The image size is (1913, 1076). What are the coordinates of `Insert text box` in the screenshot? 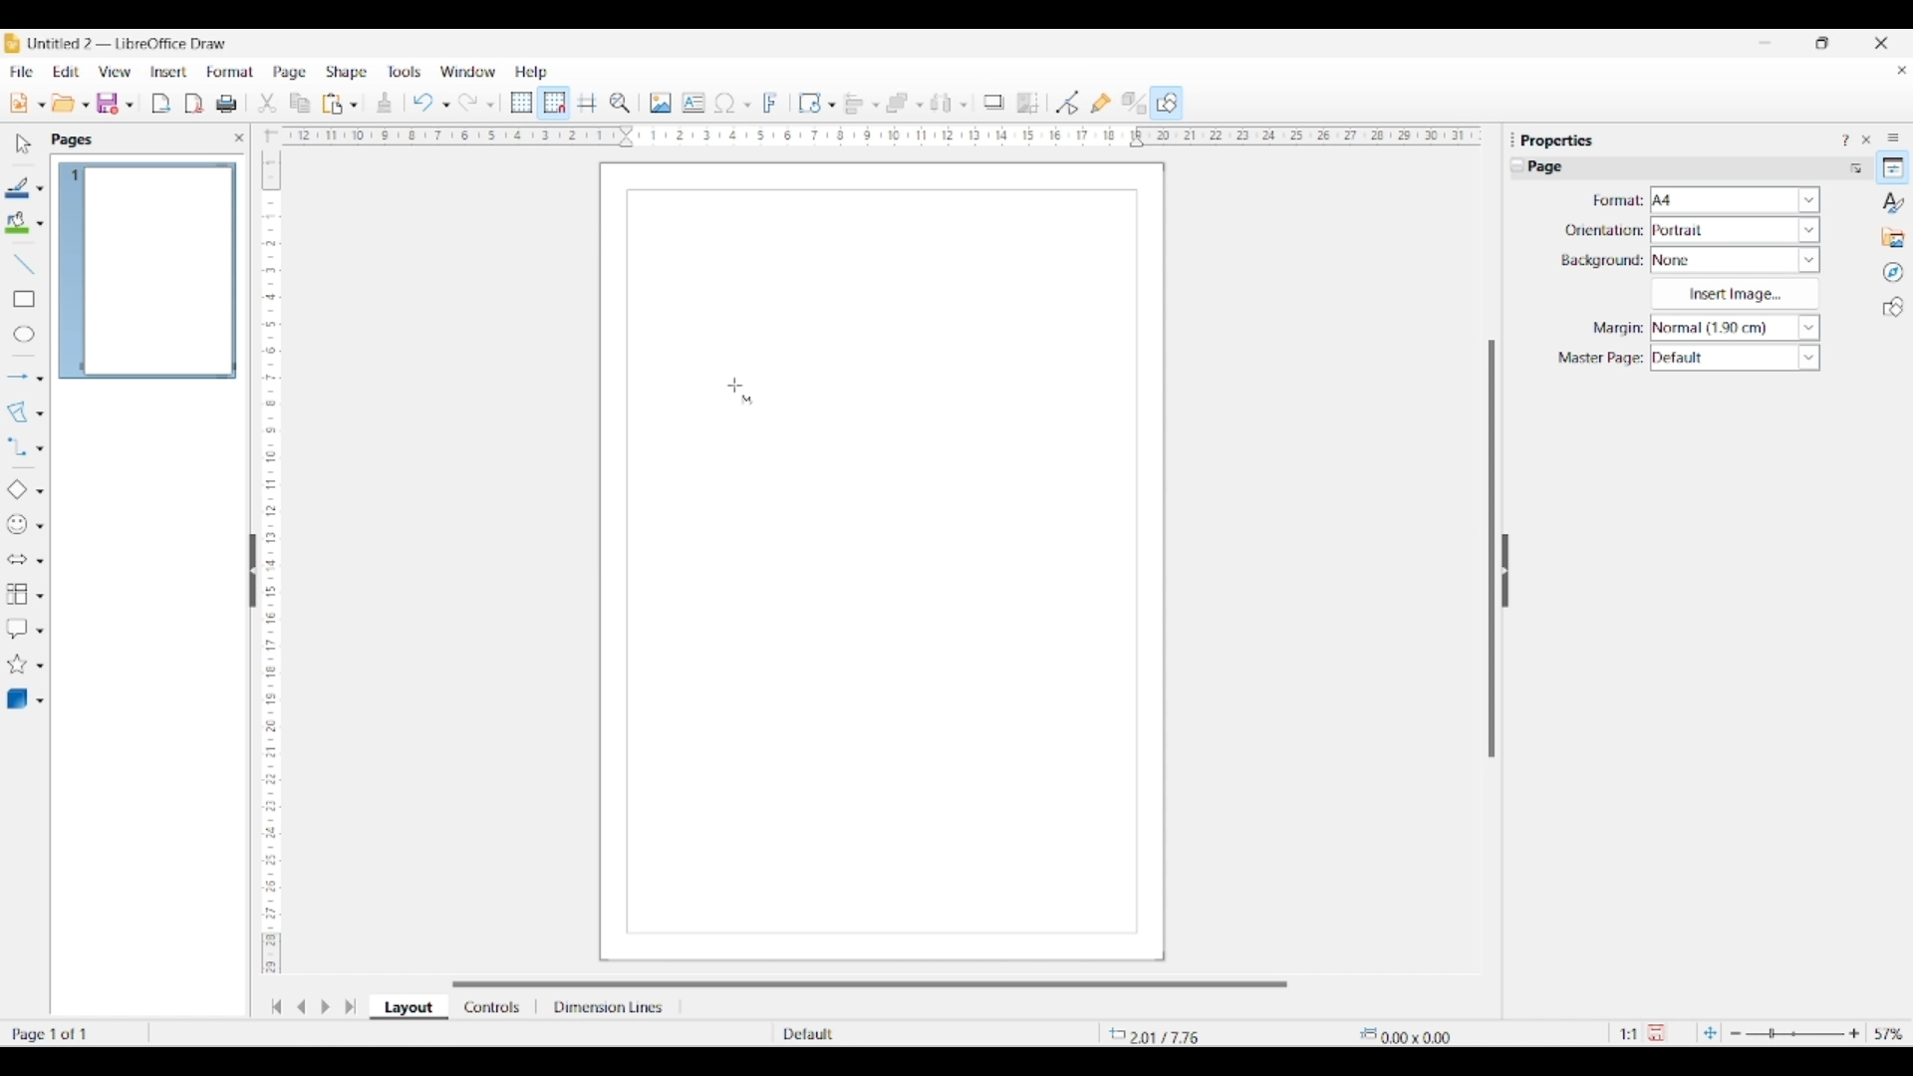 It's located at (693, 103).